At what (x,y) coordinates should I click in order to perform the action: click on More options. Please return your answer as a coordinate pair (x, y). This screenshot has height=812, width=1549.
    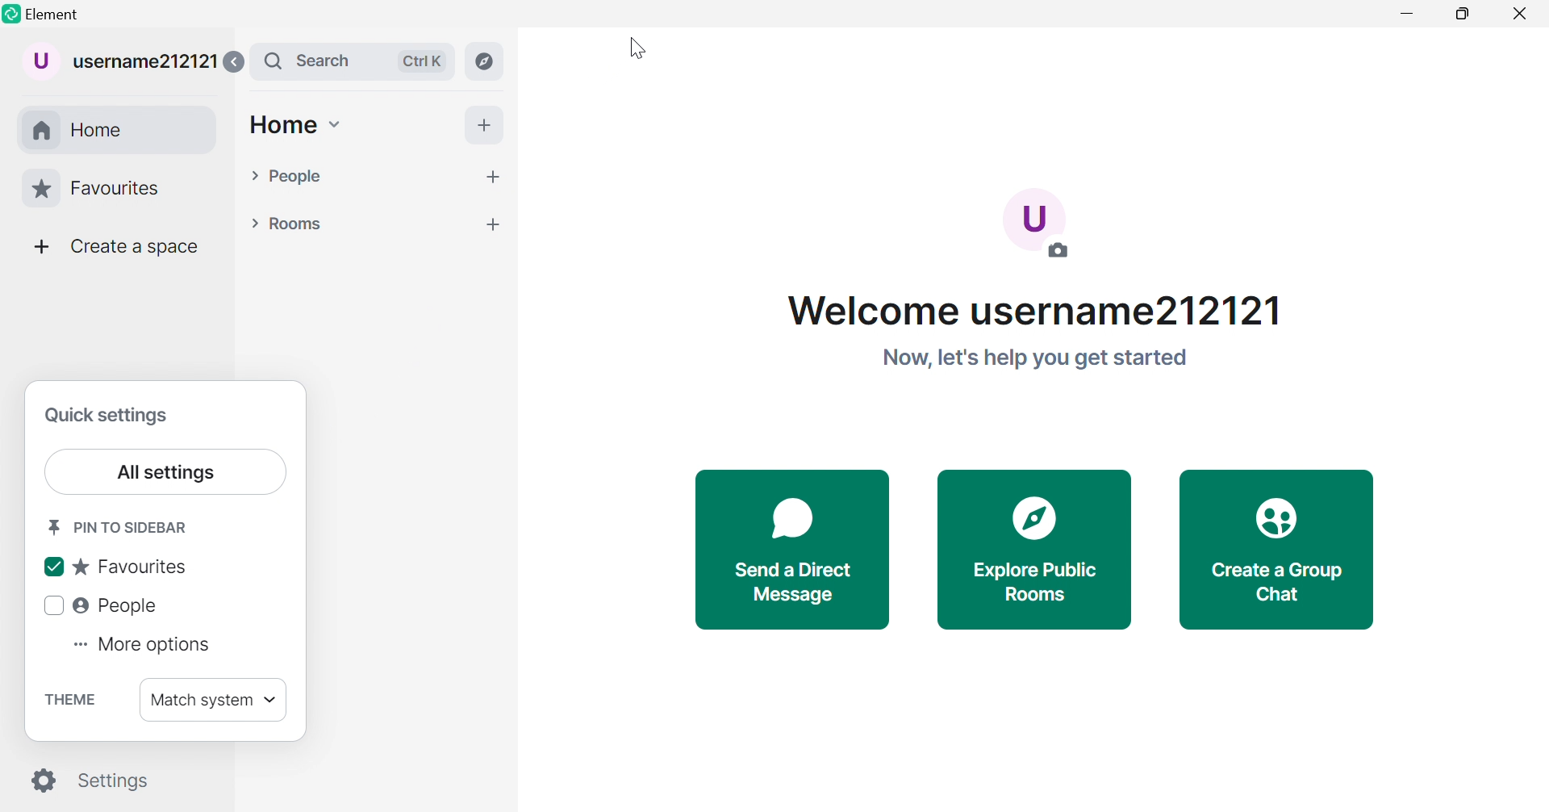
    Looking at the image, I should click on (142, 646).